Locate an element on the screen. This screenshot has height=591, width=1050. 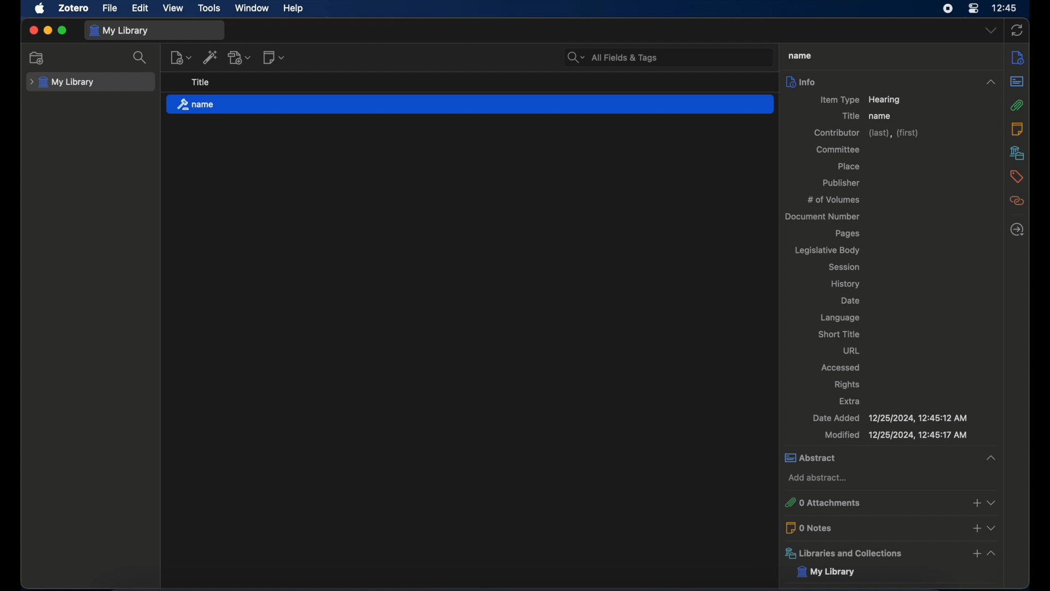
search is located at coordinates (612, 57).